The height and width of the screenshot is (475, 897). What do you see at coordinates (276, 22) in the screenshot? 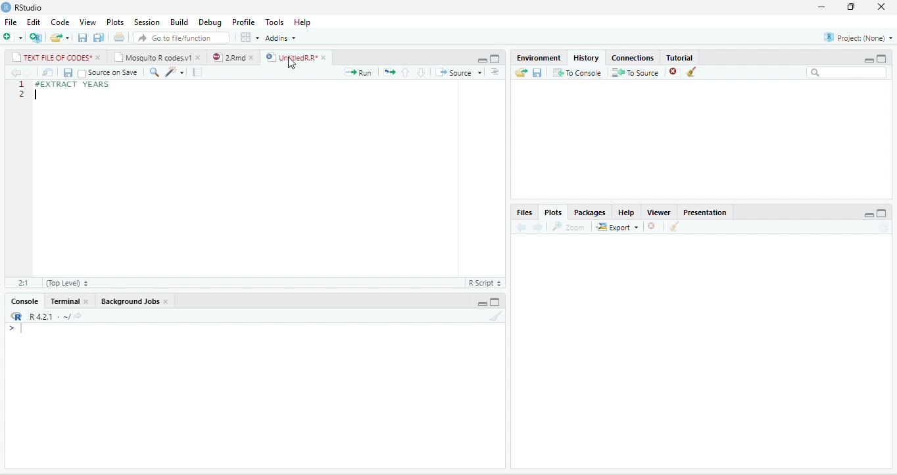
I see `Tools` at bounding box center [276, 22].